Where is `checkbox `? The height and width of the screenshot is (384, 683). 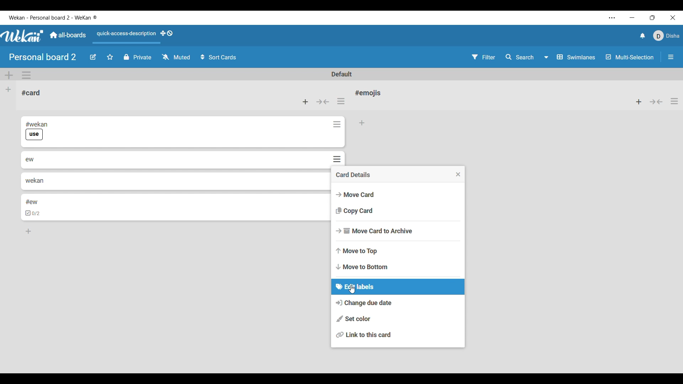 checkbox  is located at coordinates (33, 213).